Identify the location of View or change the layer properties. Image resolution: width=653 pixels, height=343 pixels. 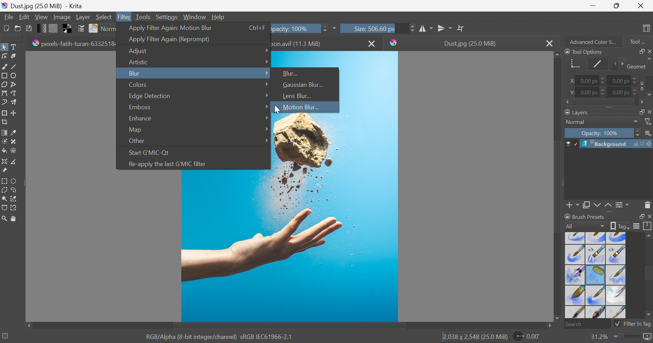
(621, 205).